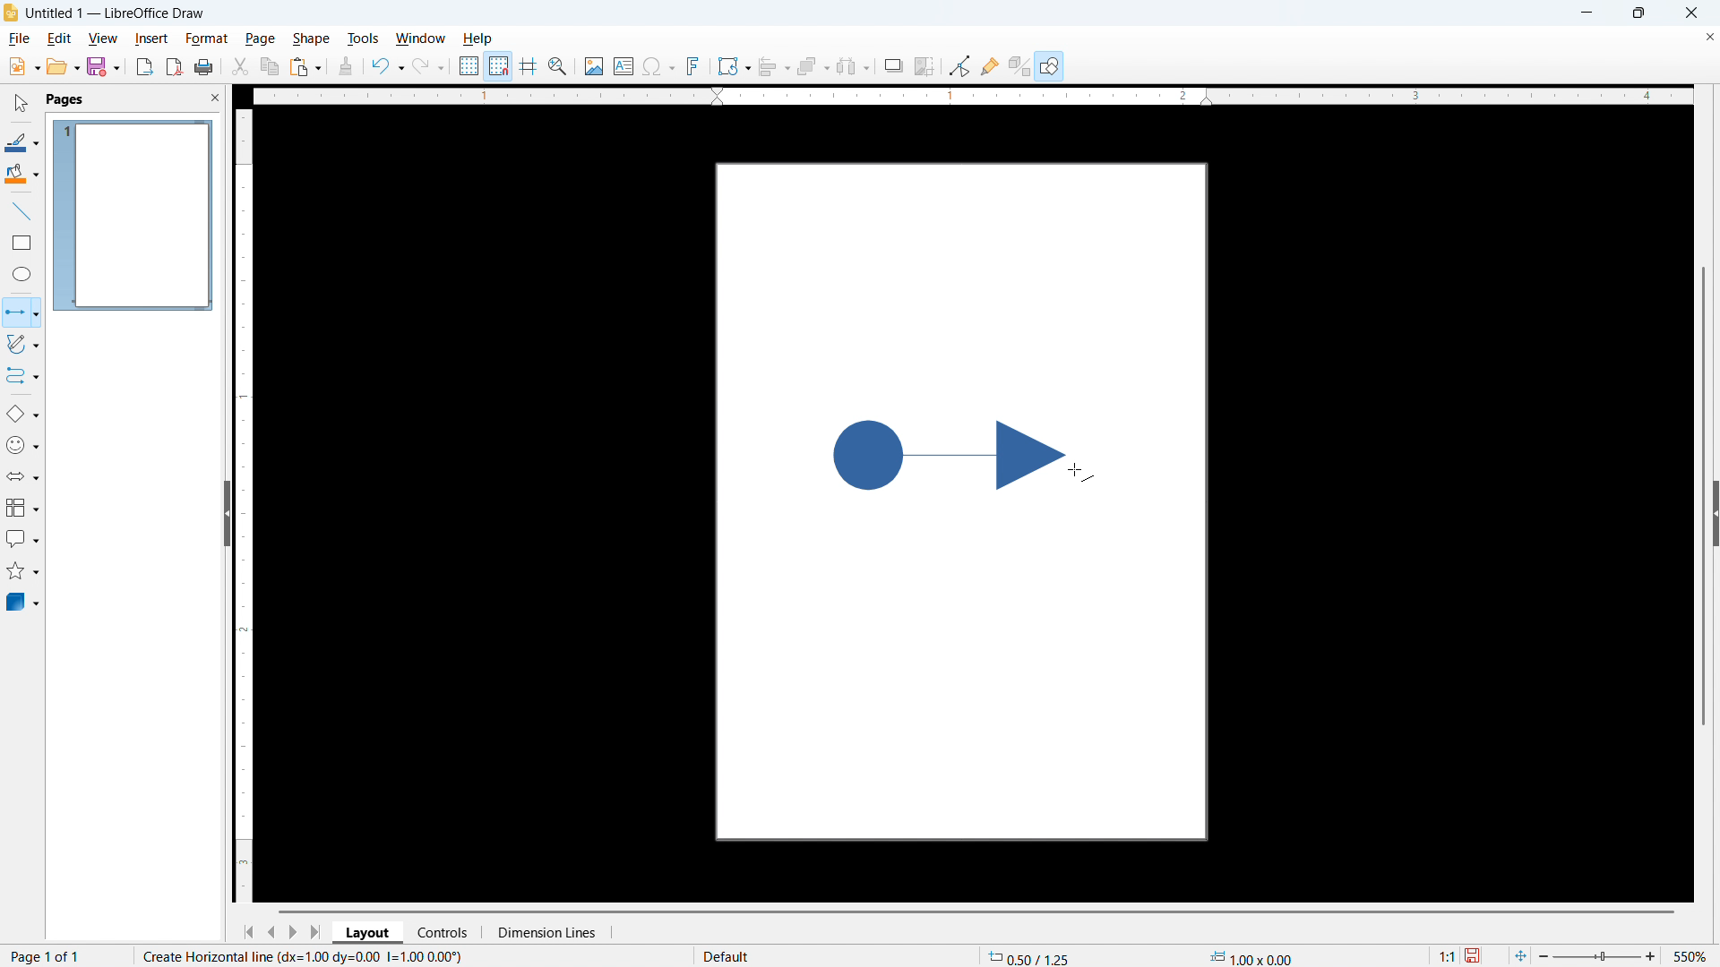 Image resolution: width=1720 pixels, height=967 pixels. Describe the element at coordinates (22, 174) in the screenshot. I see `Background colour ` at that location.